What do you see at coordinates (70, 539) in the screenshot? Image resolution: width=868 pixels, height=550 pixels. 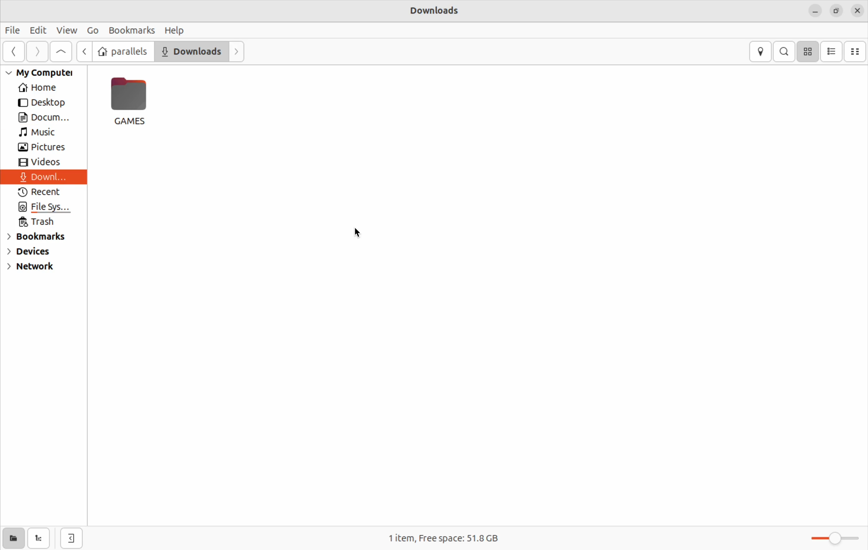 I see `hide side bar` at bounding box center [70, 539].